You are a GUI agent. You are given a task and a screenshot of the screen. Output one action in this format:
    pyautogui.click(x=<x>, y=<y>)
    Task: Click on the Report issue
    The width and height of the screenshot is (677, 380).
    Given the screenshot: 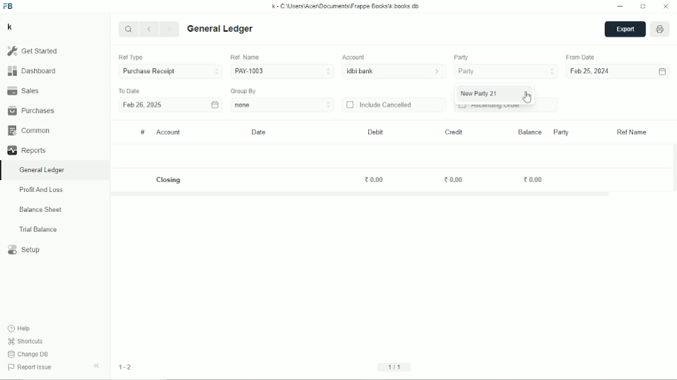 What is the action you would take?
    pyautogui.click(x=32, y=368)
    